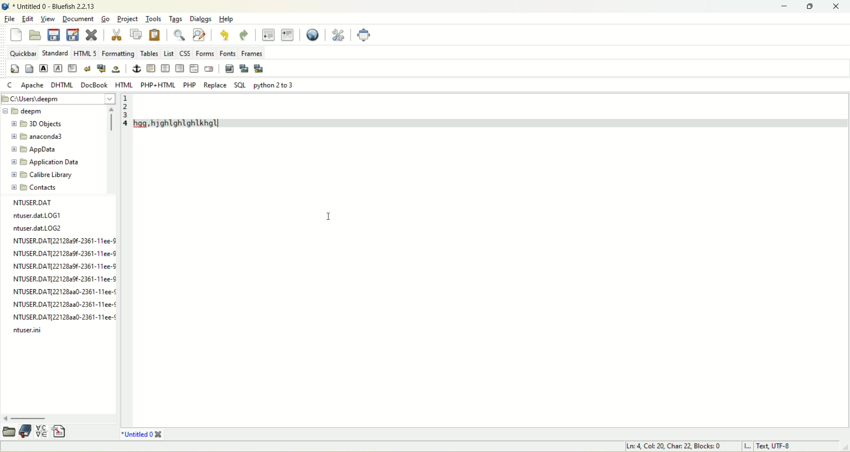  Describe the element at coordinates (87, 68) in the screenshot. I see `break` at that location.